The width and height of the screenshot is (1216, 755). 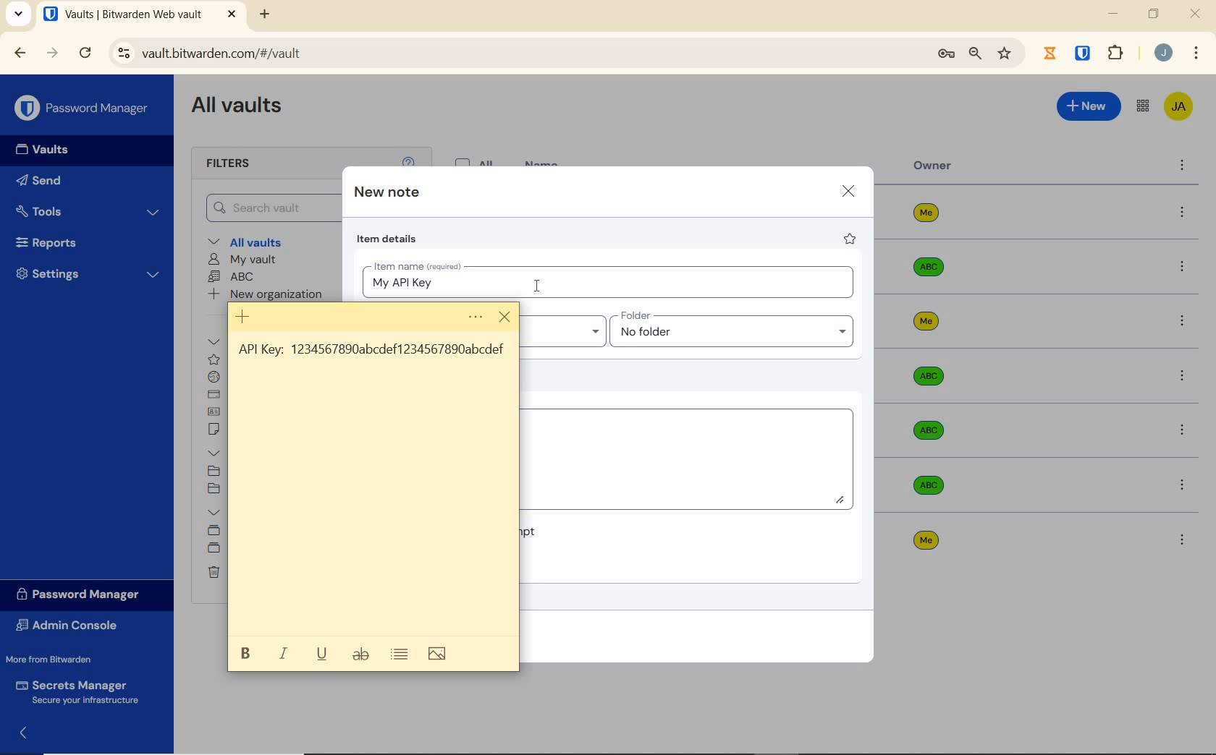 What do you see at coordinates (1084, 54) in the screenshot?
I see `BITWARDEN` at bounding box center [1084, 54].